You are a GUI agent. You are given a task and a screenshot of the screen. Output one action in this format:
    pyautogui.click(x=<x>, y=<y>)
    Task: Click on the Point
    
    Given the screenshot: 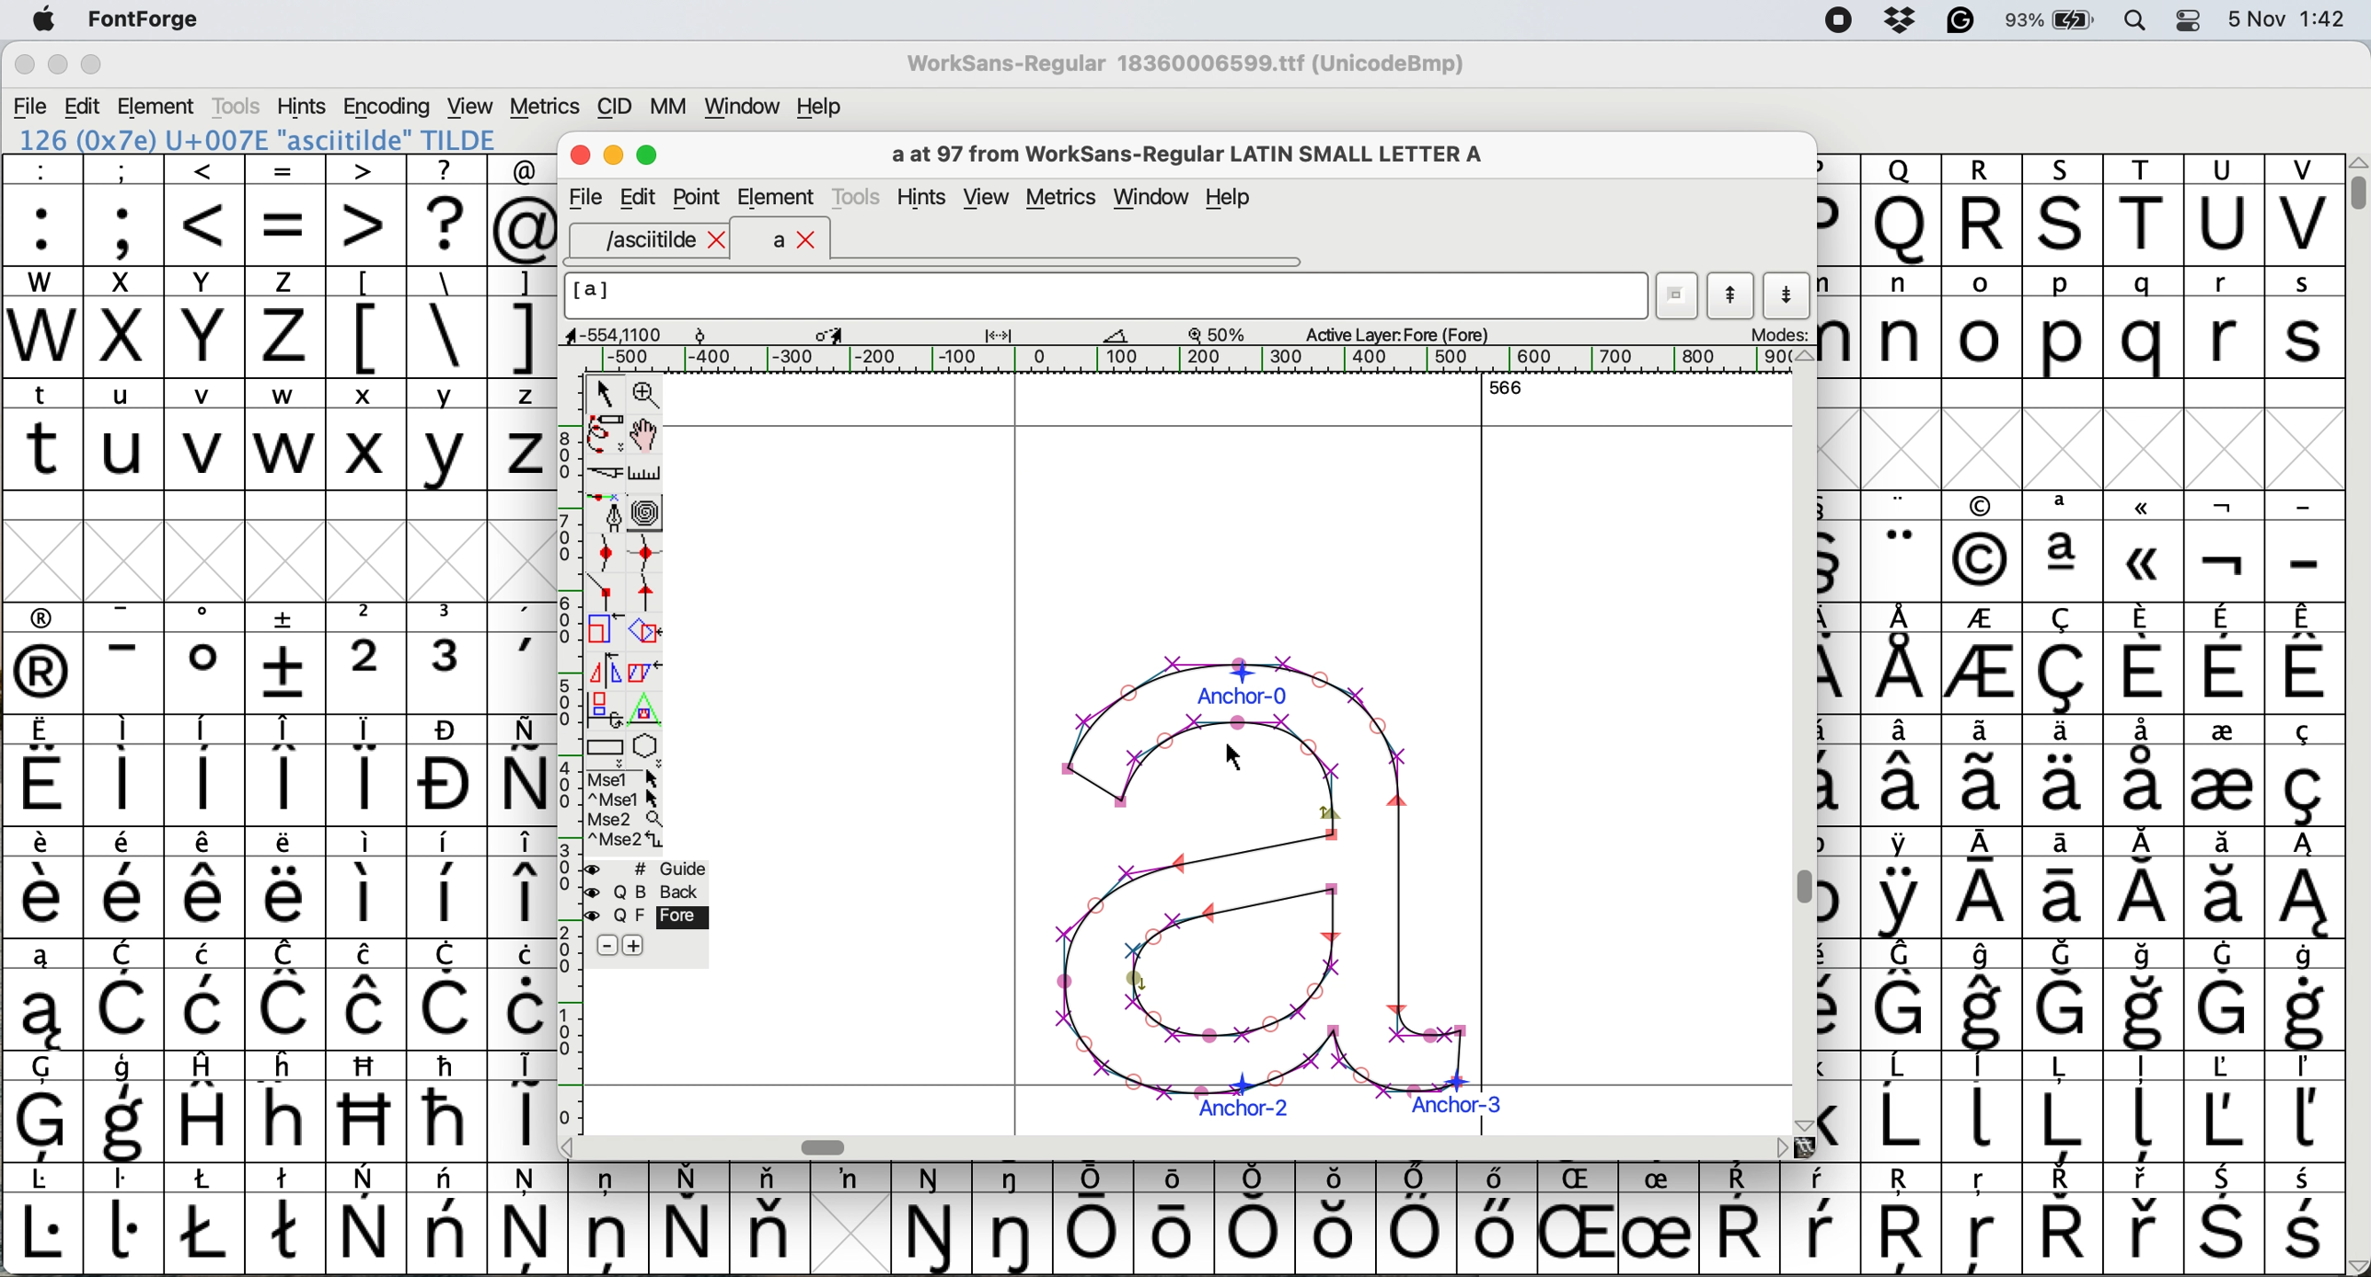 What is the action you would take?
    pyautogui.click(x=699, y=200)
    